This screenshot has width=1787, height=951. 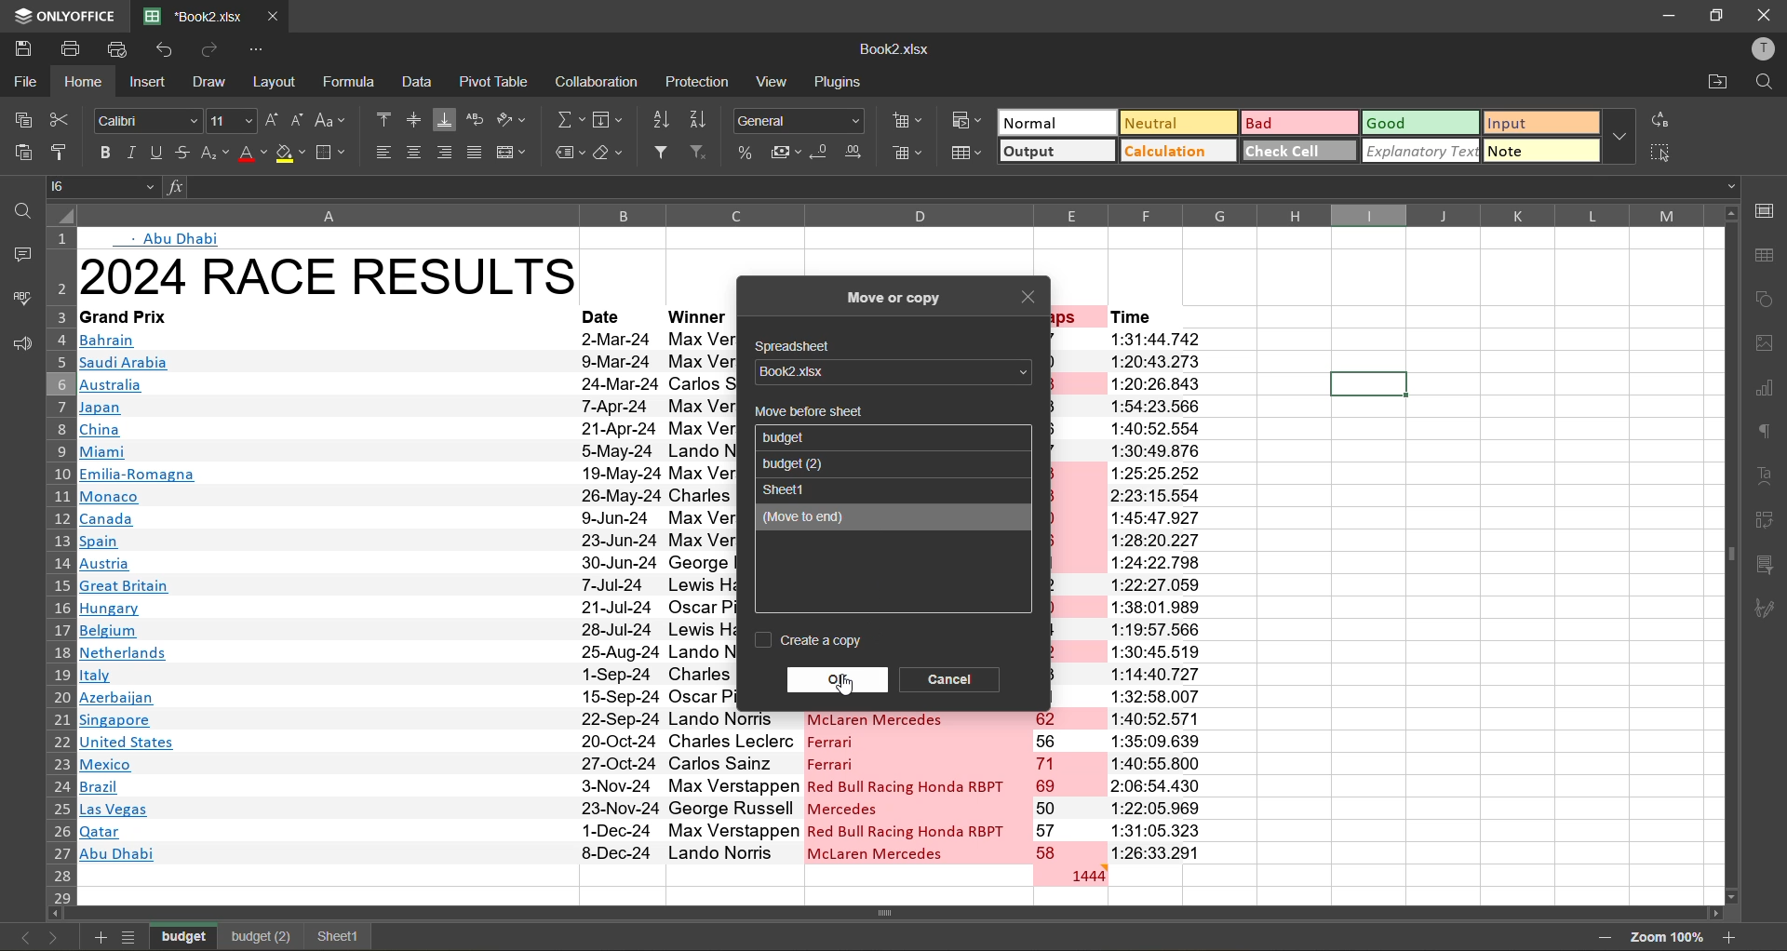 I want to click on time, so click(x=1158, y=596).